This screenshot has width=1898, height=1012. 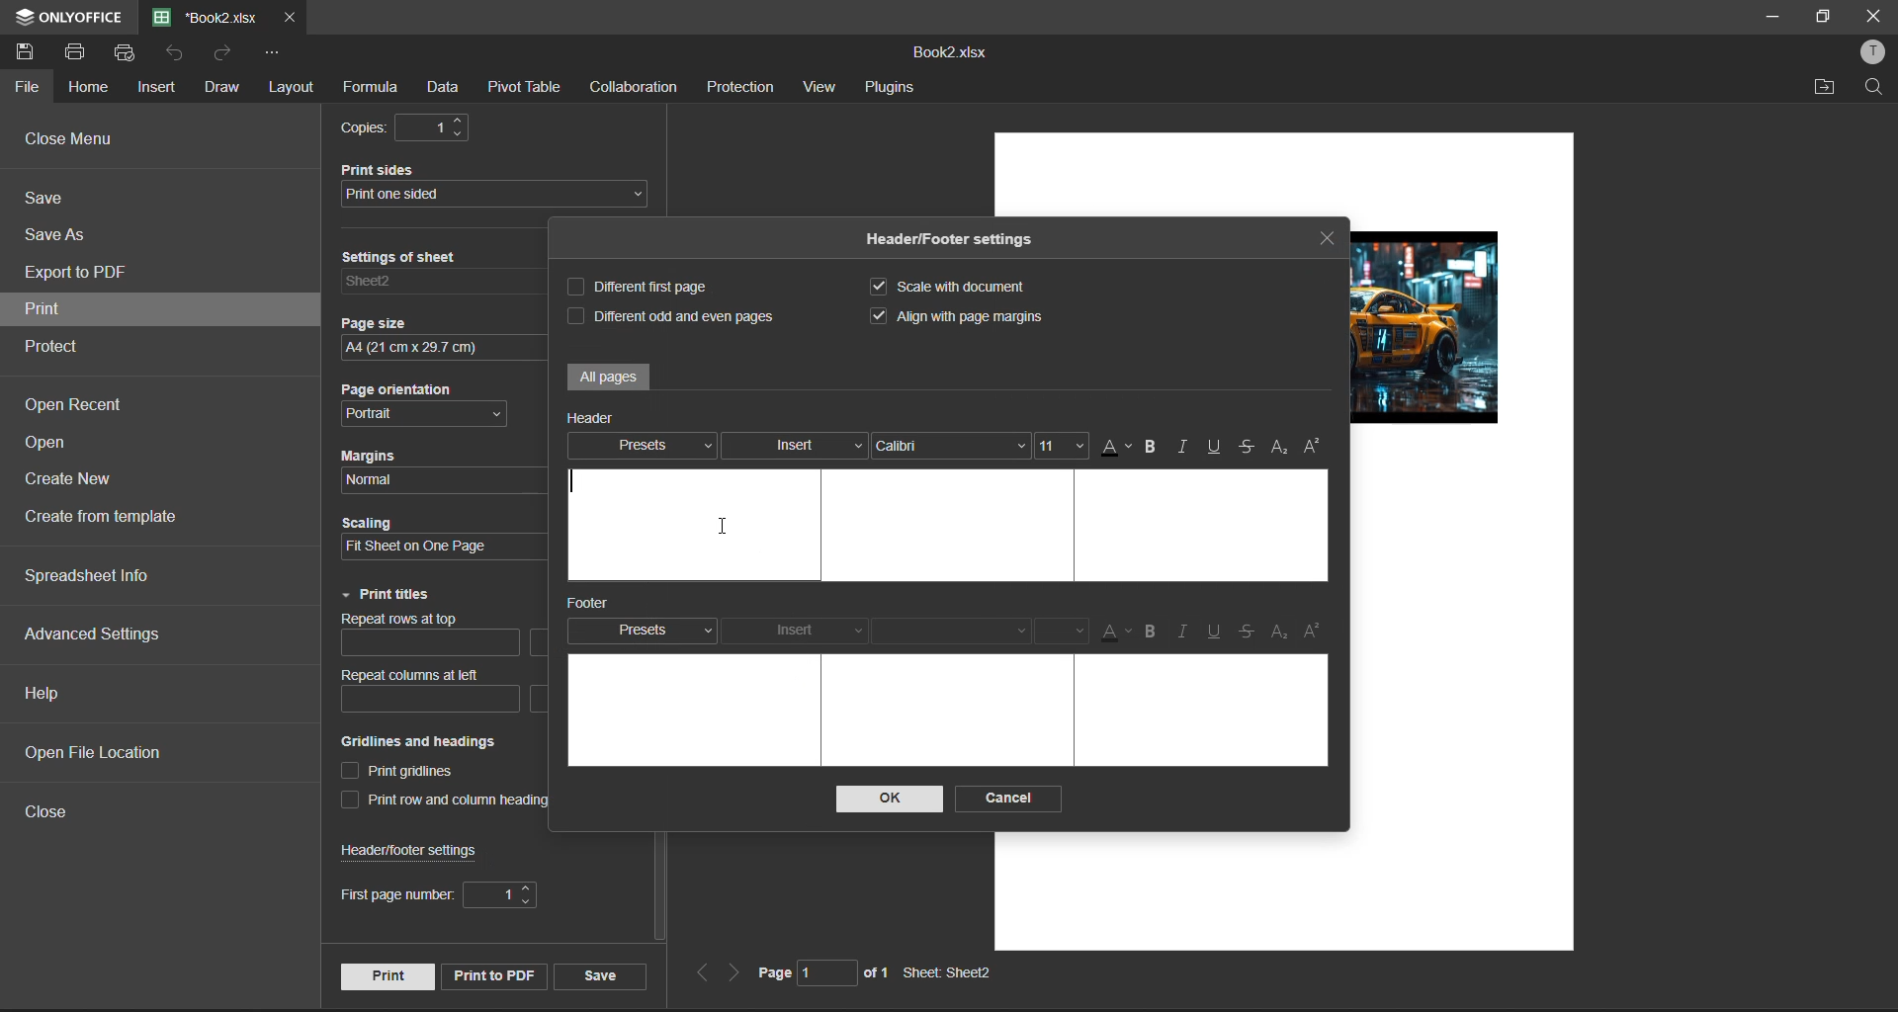 I want to click on redo, so click(x=226, y=56).